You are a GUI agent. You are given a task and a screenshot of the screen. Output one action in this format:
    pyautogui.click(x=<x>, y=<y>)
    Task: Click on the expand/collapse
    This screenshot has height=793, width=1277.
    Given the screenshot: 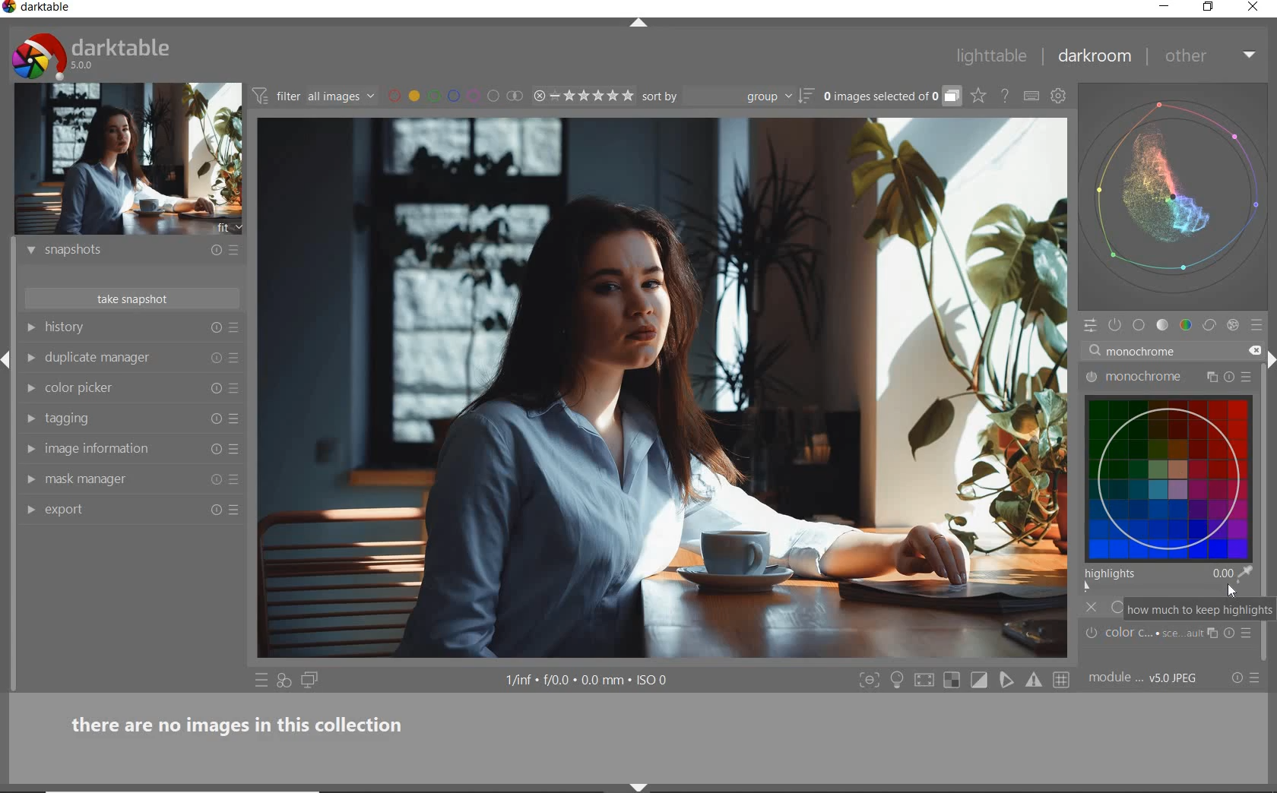 What is the action you would take?
    pyautogui.click(x=645, y=24)
    